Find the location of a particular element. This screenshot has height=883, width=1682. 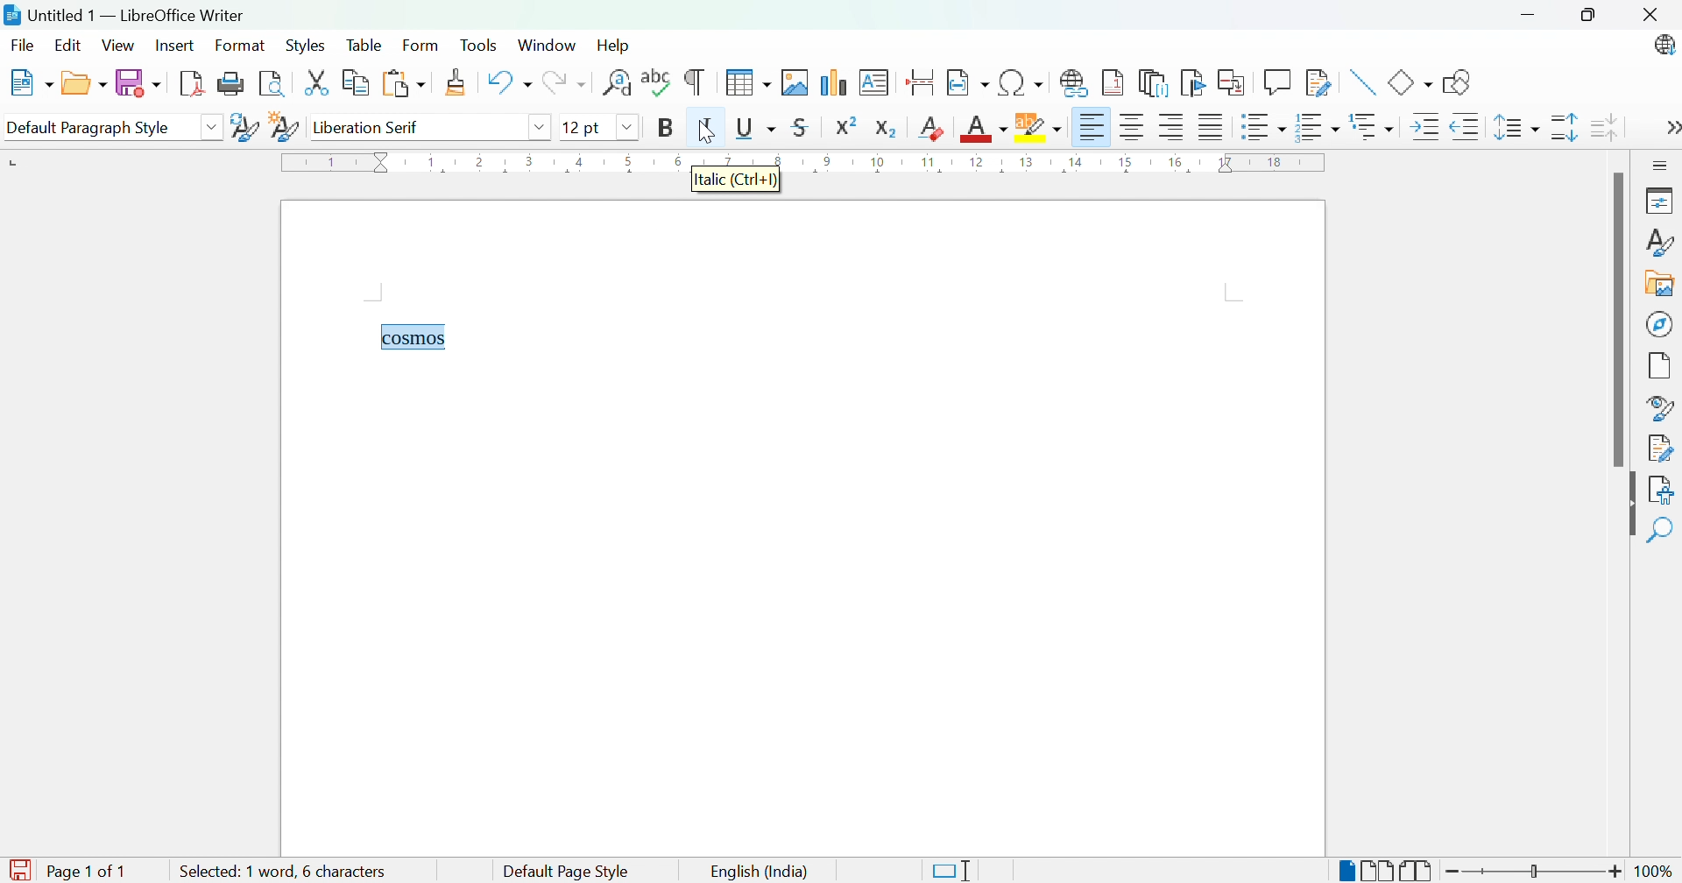

Accessibility check is located at coordinates (1664, 491).